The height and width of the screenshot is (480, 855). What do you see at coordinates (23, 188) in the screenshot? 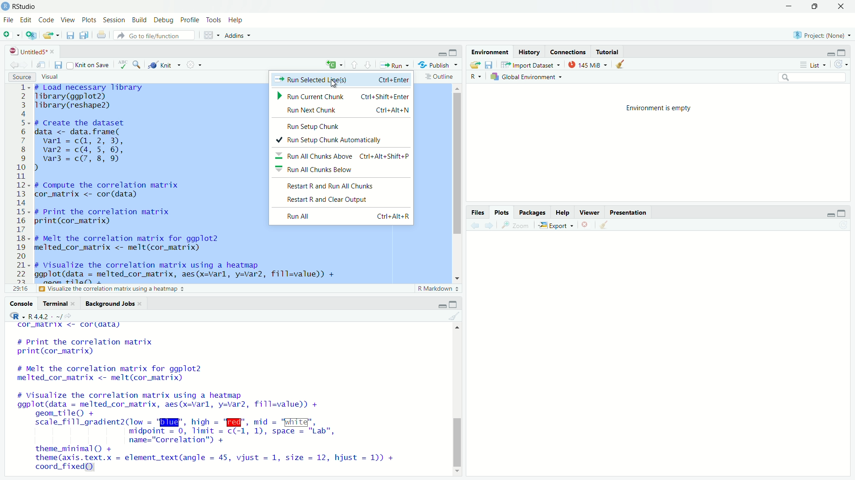
I see `lines` at bounding box center [23, 188].